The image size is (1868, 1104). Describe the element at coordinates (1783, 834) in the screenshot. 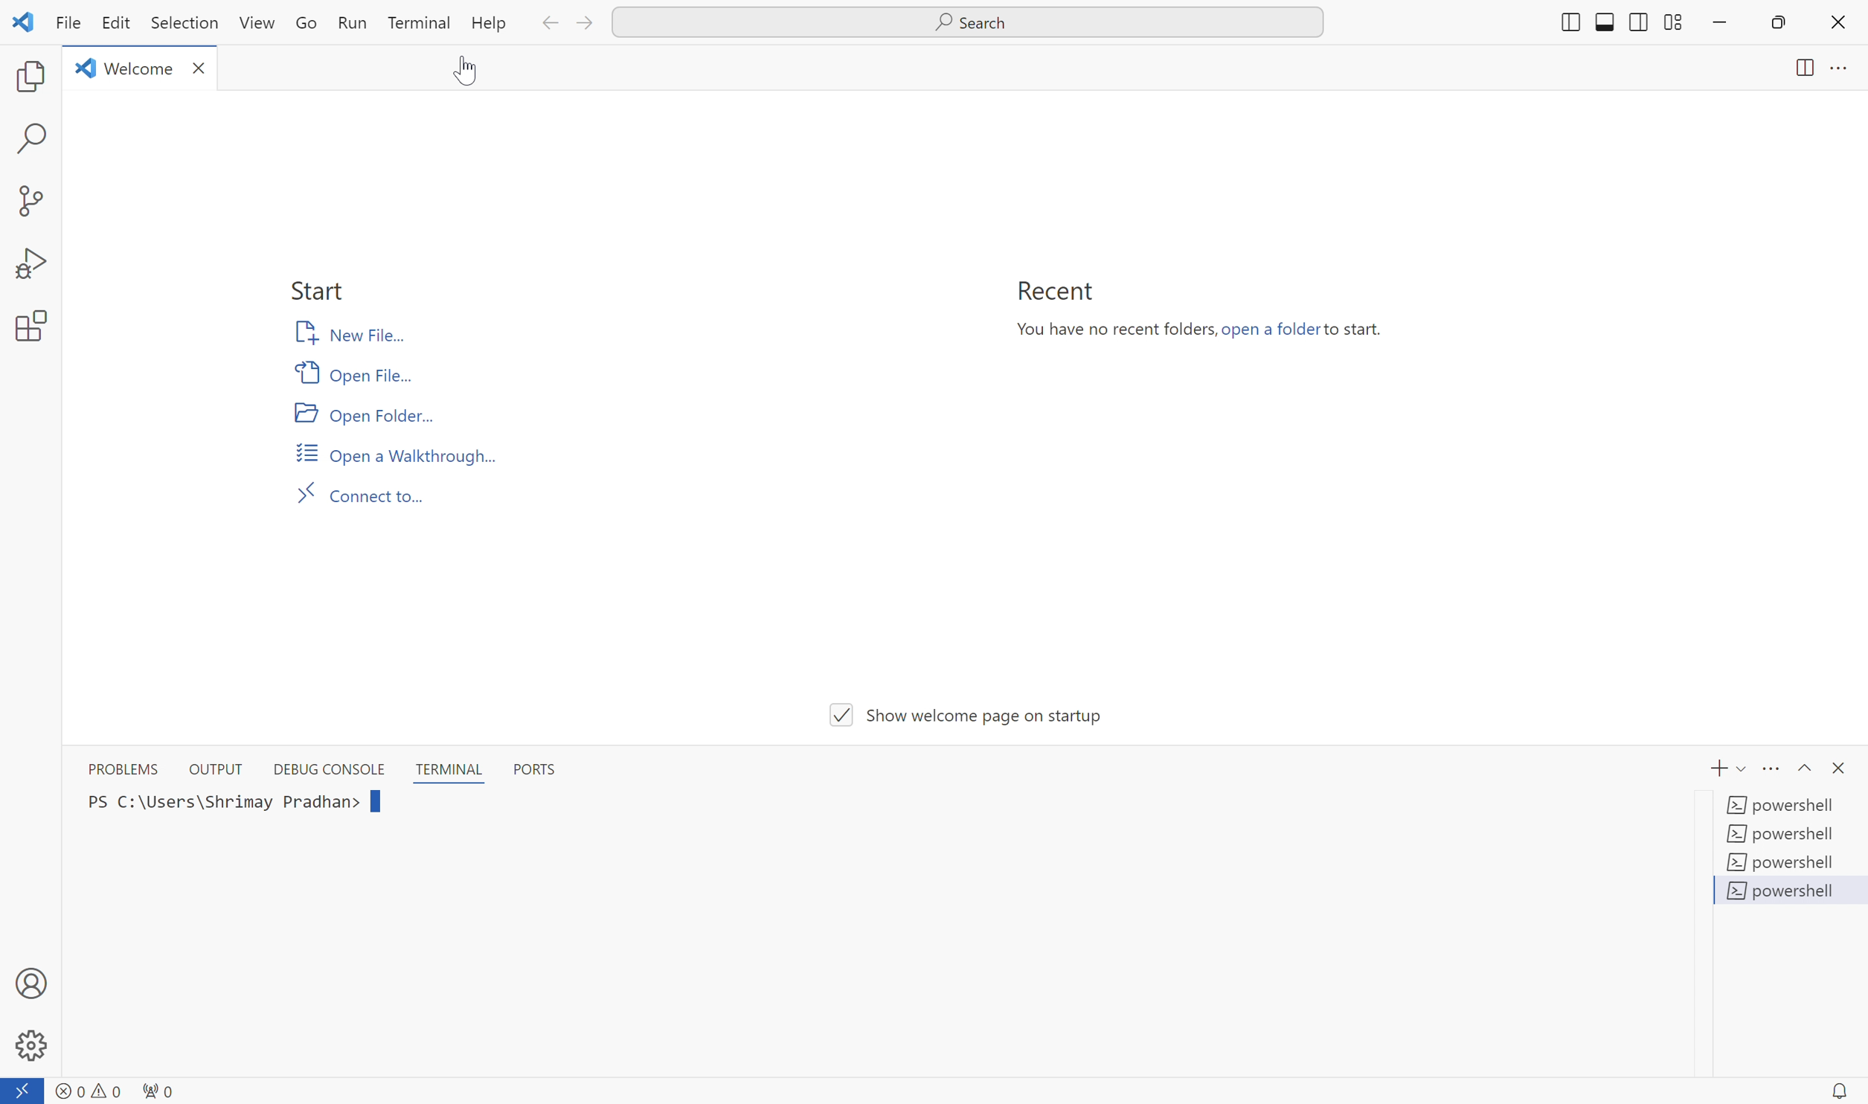

I see `powershell` at that location.